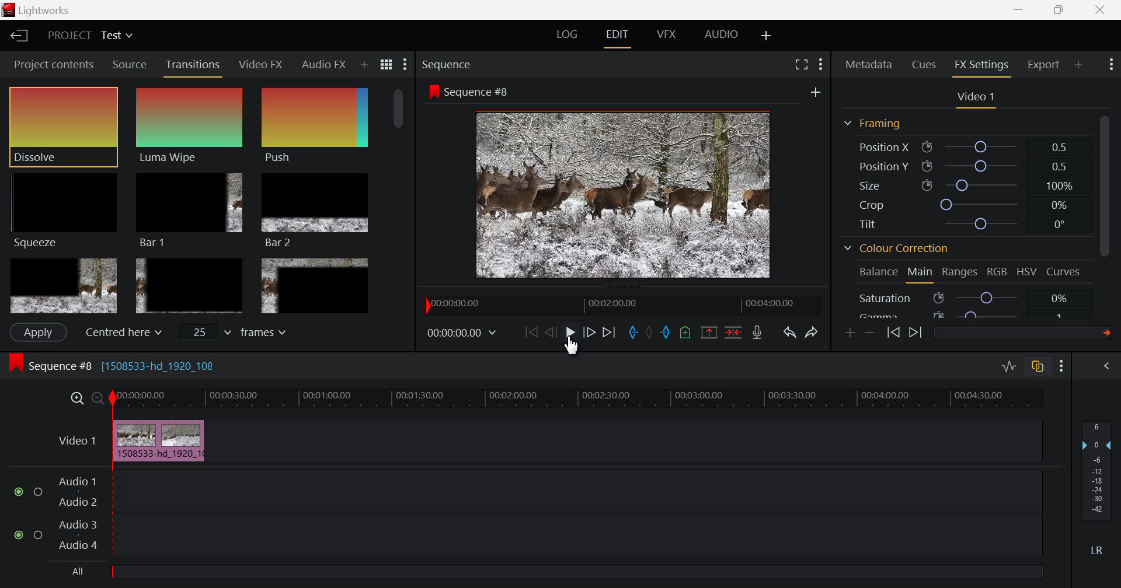  Describe the element at coordinates (627, 197) in the screenshot. I see `Image` at that location.